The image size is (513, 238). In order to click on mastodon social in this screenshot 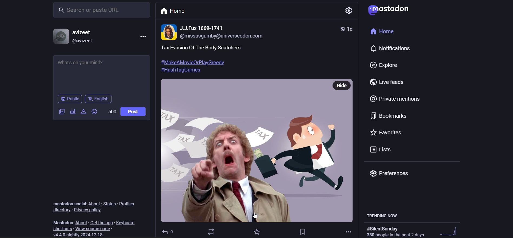, I will do `click(67, 203)`.